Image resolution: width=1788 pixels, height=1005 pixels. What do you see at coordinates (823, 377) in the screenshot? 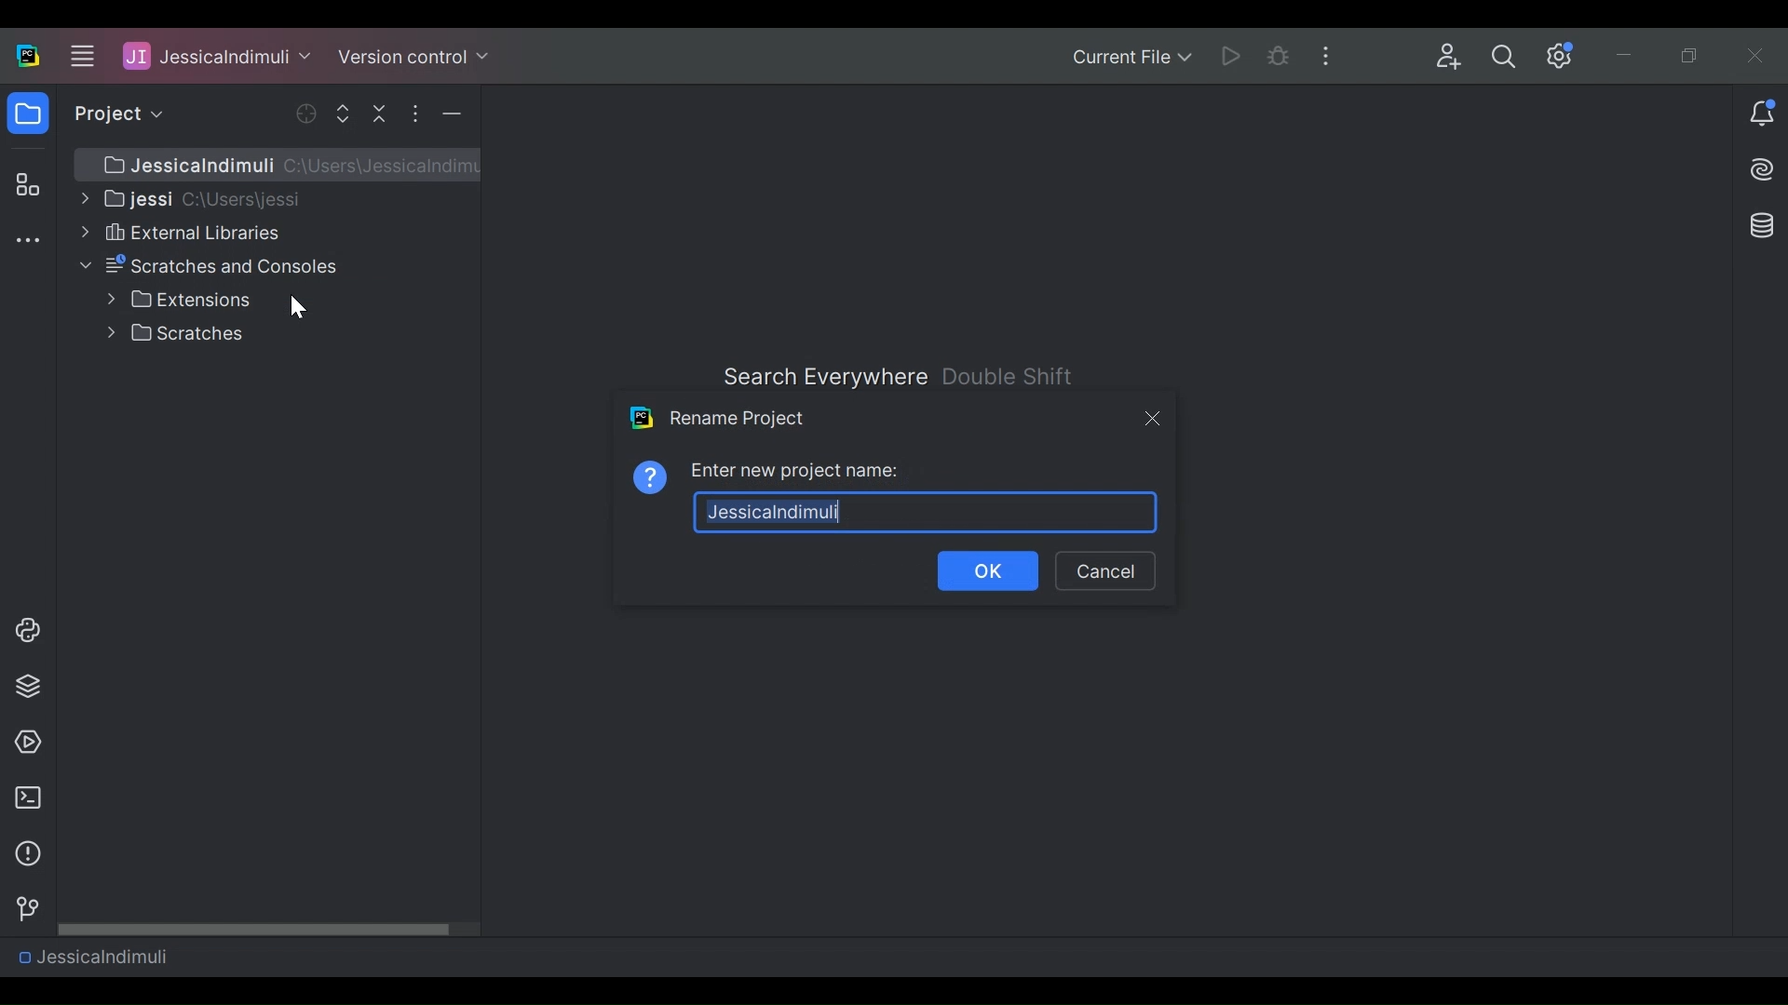
I see `Search Everywhere` at bounding box center [823, 377].